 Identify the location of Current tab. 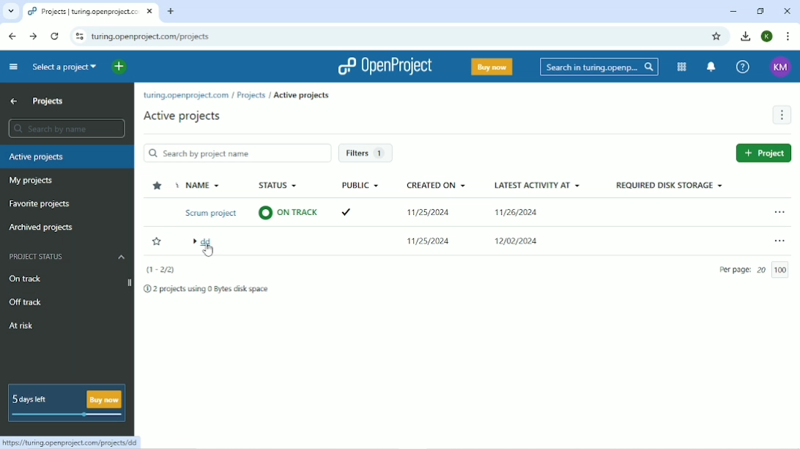
(91, 11).